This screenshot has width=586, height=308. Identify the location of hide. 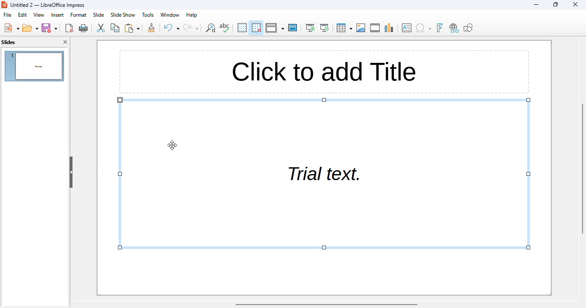
(71, 172).